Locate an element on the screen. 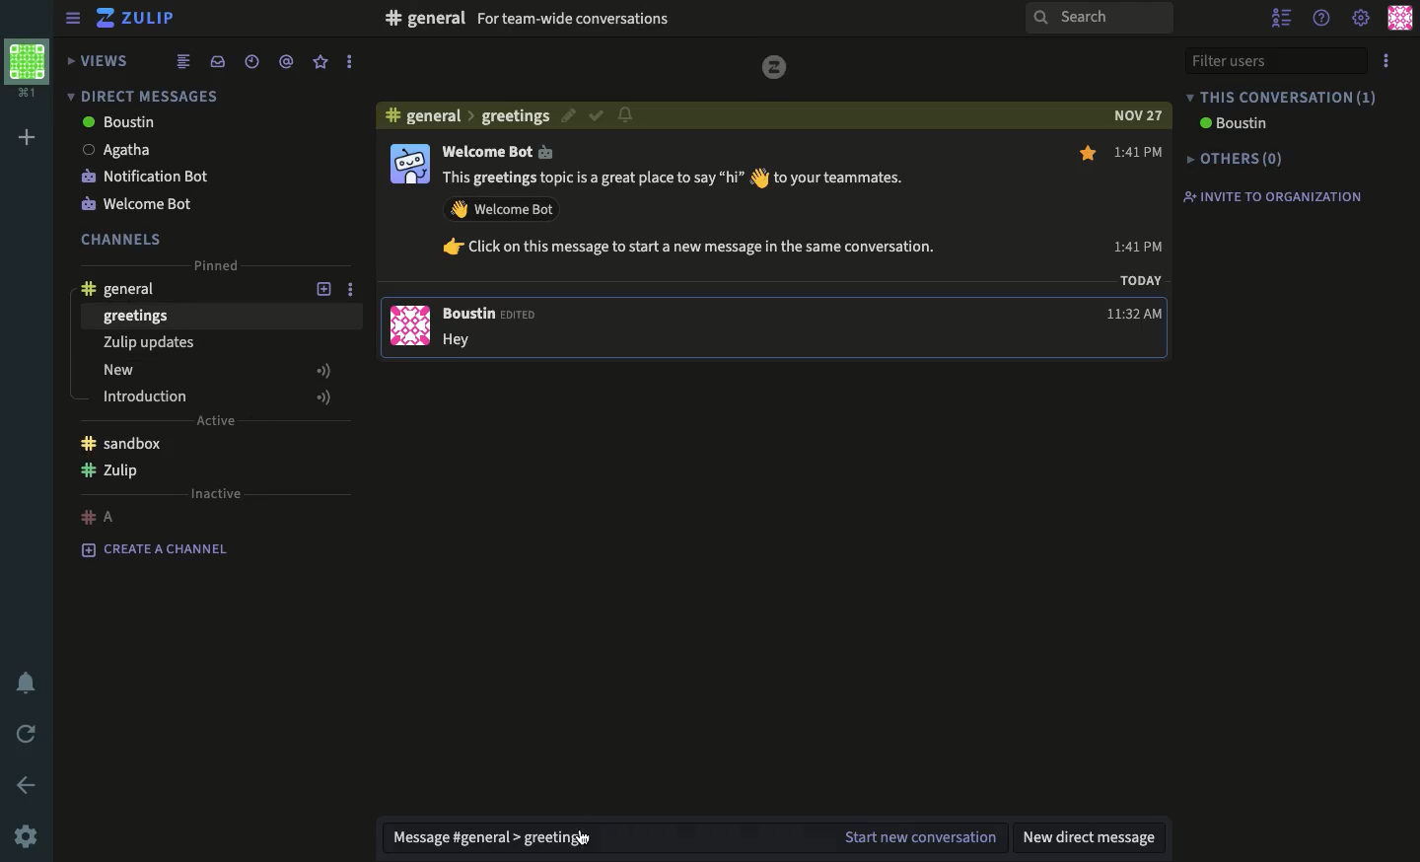 This screenshot has width=1420, height=862. options is located at coordinates (356, 291).